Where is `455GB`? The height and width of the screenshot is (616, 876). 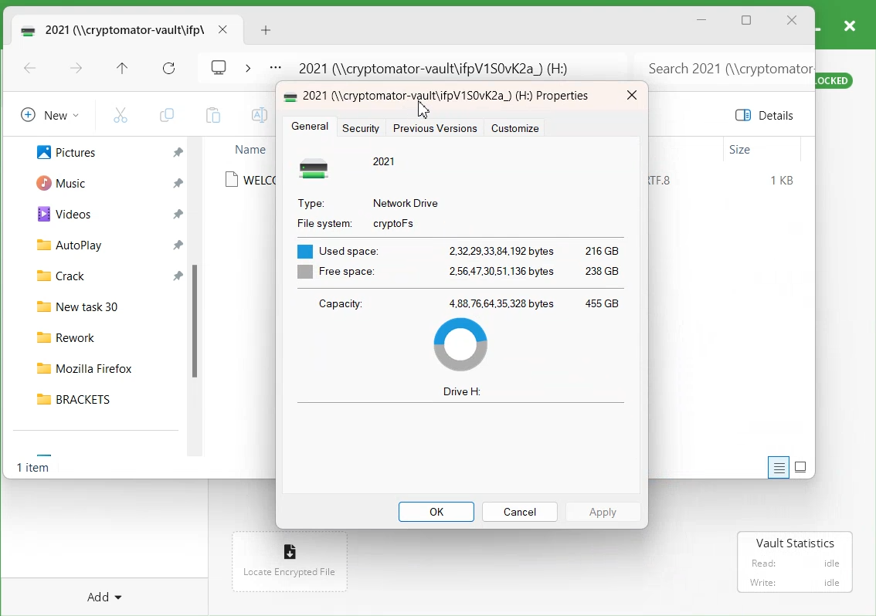 455GB is located at coordinates (602, 301).